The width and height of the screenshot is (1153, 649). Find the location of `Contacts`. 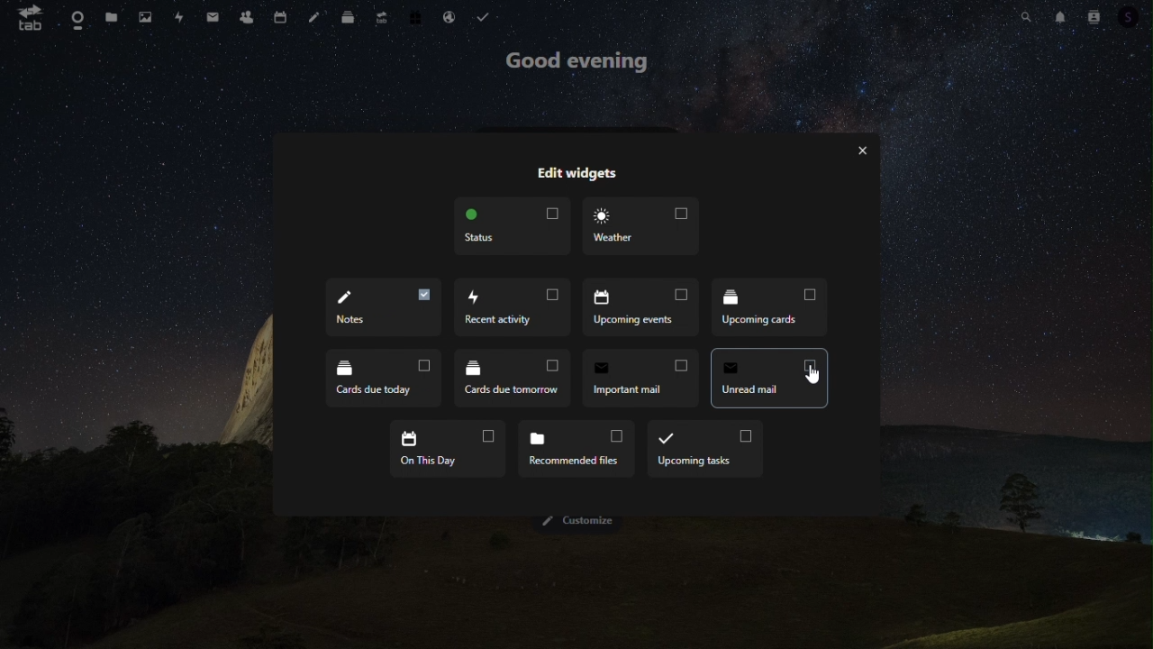

Contacts is located at coordinates (247, 17).